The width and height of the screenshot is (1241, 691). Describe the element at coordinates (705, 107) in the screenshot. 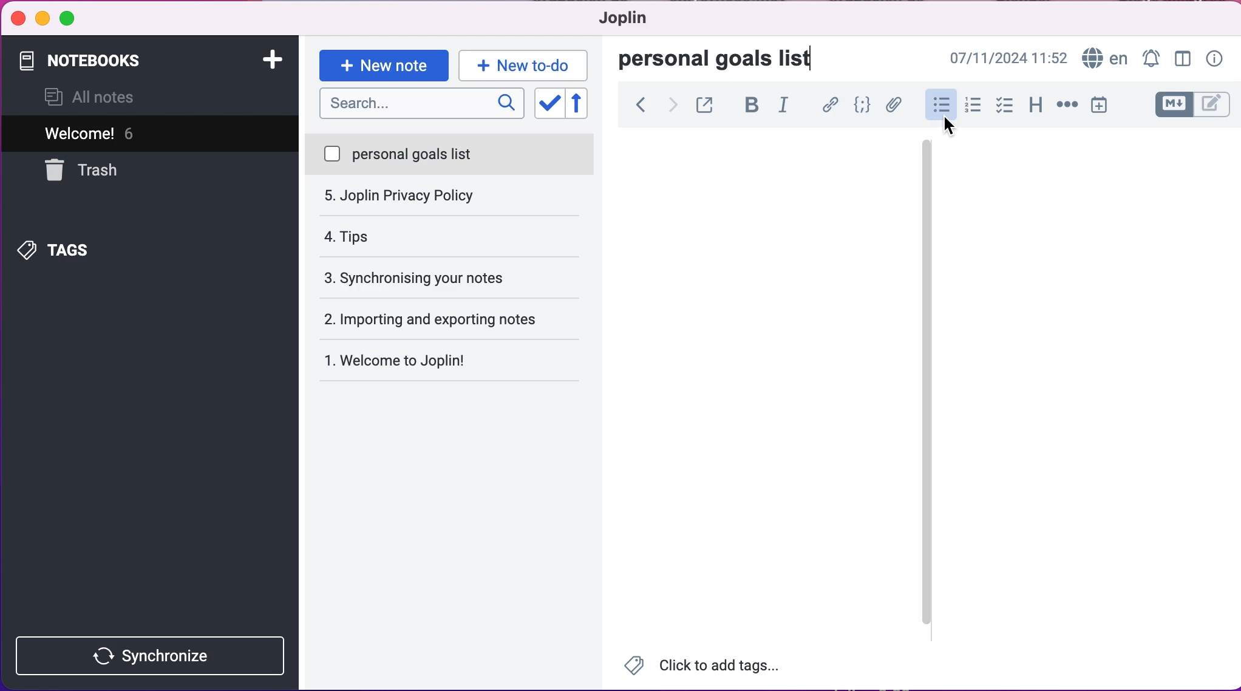

I see `toggle external editing` at that location.